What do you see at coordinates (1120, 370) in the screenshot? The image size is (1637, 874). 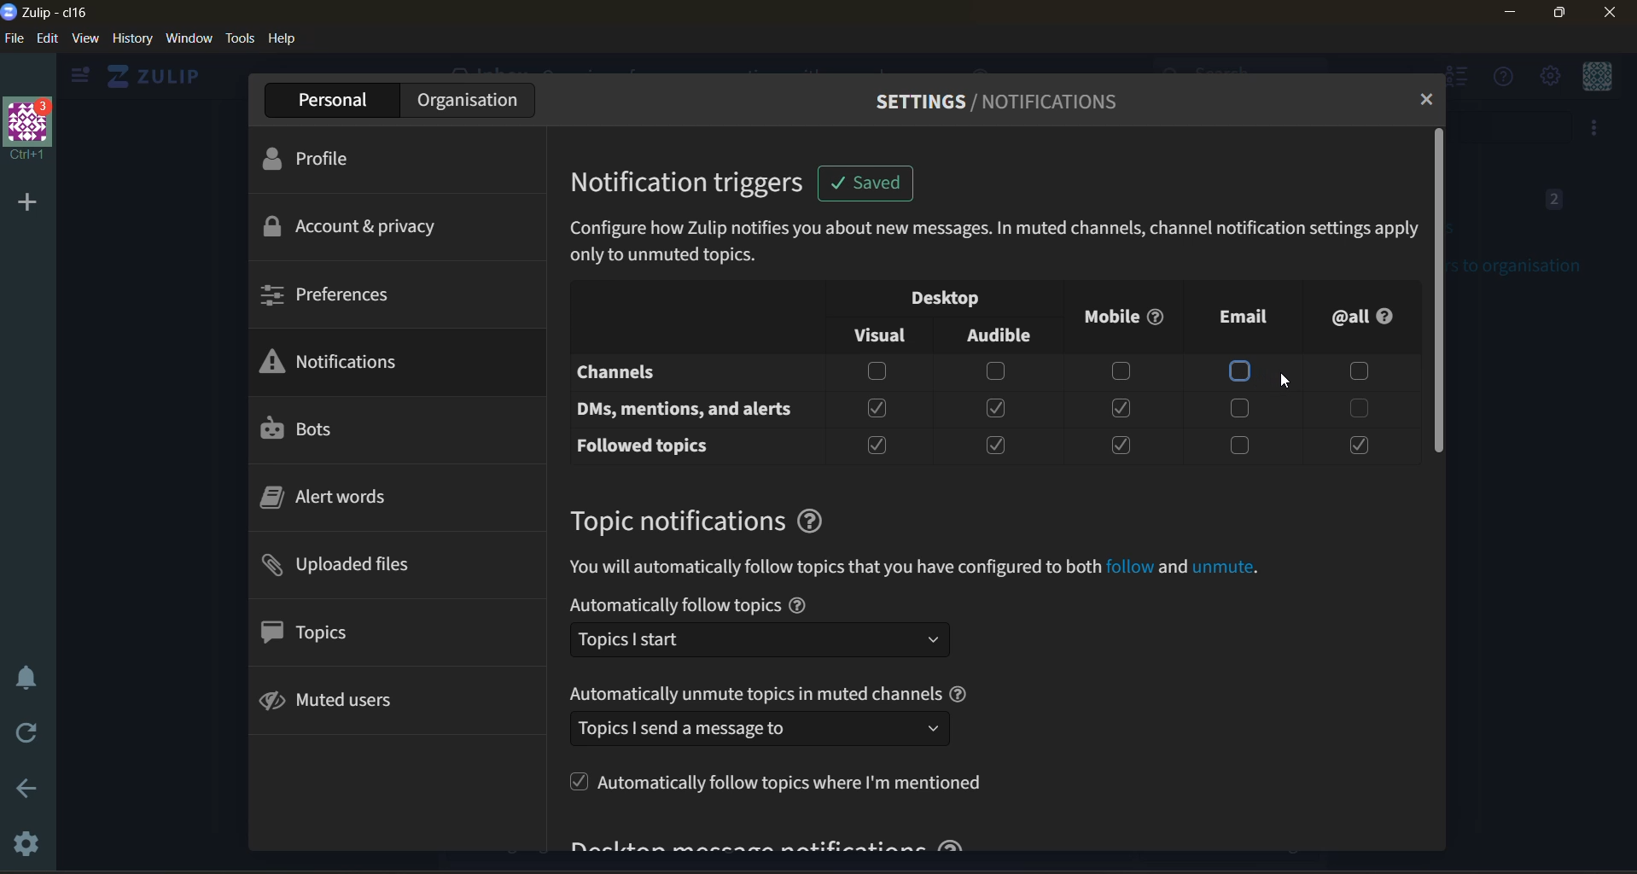 I see `checkbox` at bounding box center [1120, 370].